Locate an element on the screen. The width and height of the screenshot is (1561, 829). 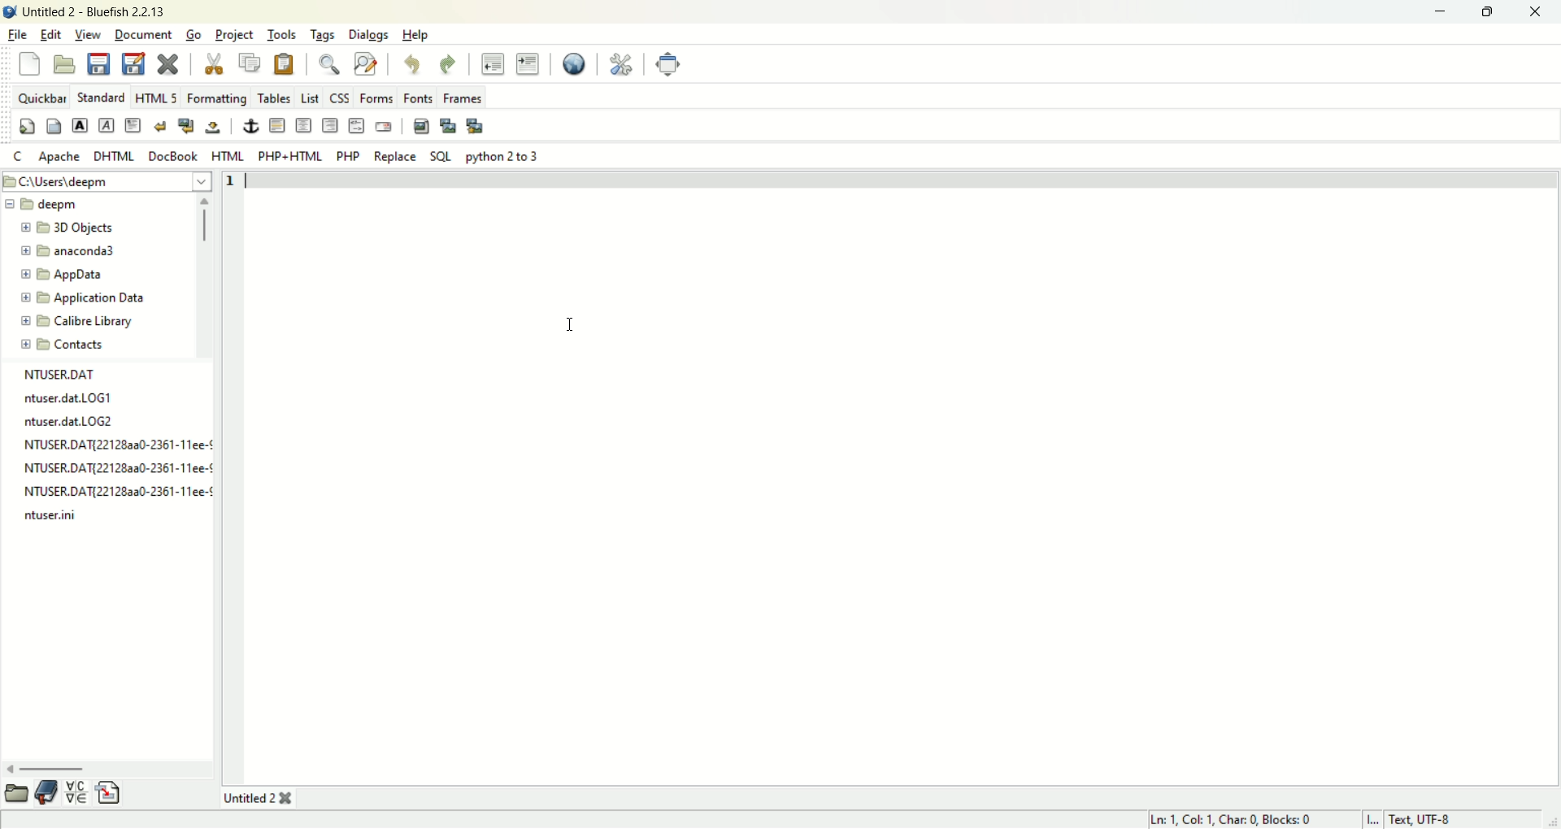
right justify is located at coordinates (329, 126).